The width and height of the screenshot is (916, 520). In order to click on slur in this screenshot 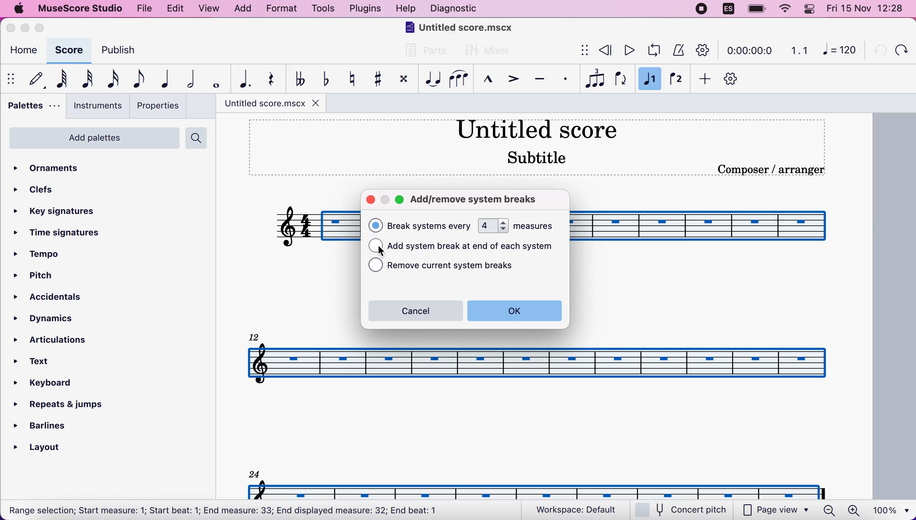, I will do `click(459, 79)`.